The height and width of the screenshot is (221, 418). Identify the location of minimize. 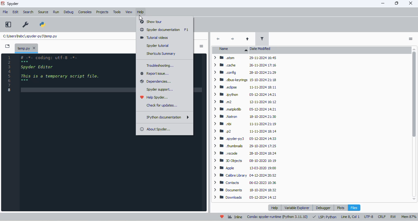
(383, 3).